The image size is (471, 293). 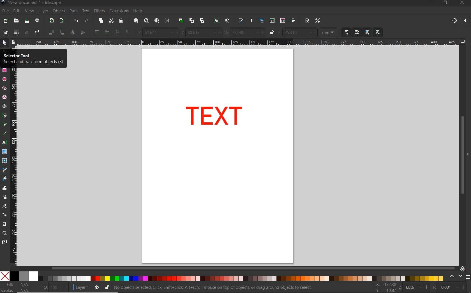 I want to click on ENABLE SNAPPING TOOL, so click(x=457, y=21).